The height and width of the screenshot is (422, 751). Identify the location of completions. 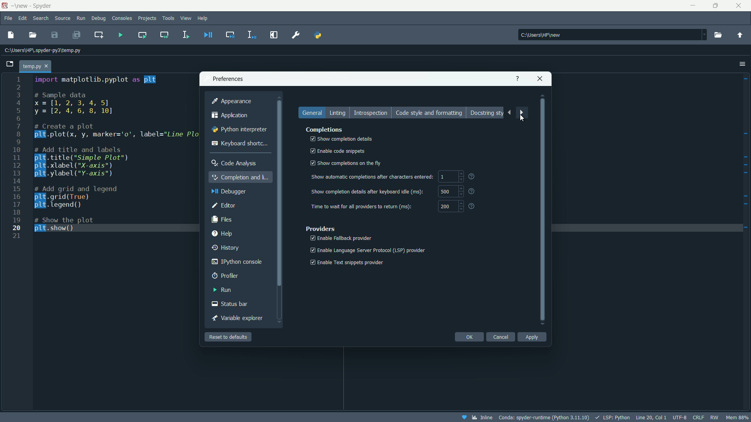
(325, 129).